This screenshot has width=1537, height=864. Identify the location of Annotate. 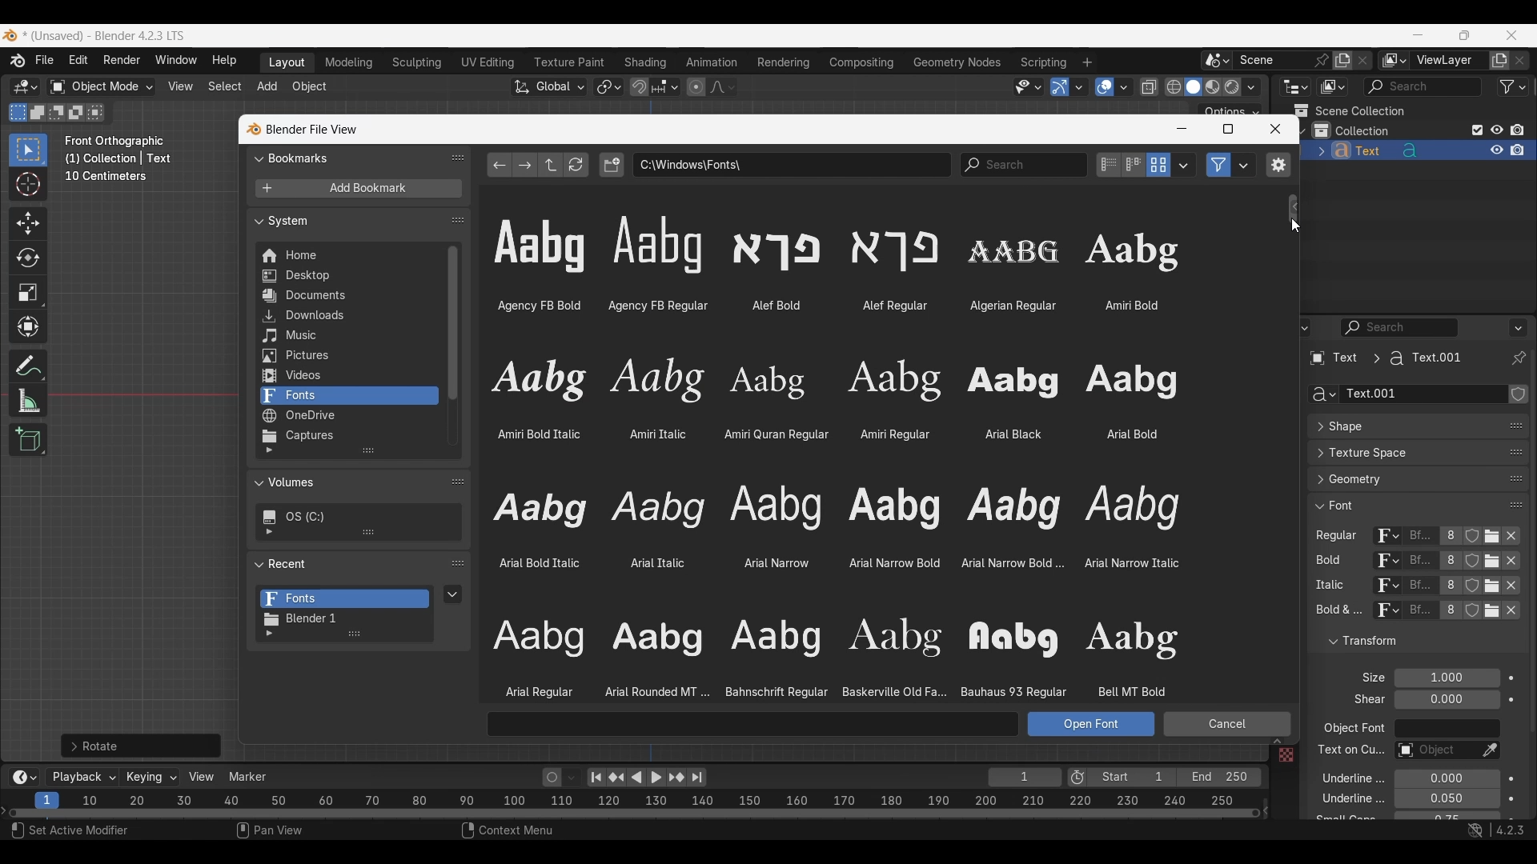
(28, 366).